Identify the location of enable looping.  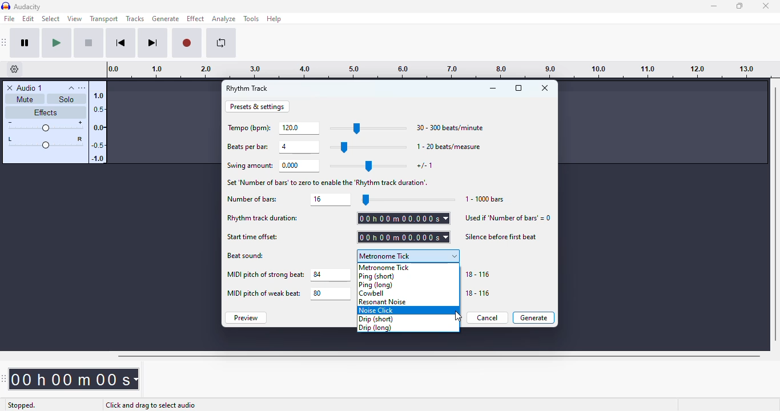
(222, 43).